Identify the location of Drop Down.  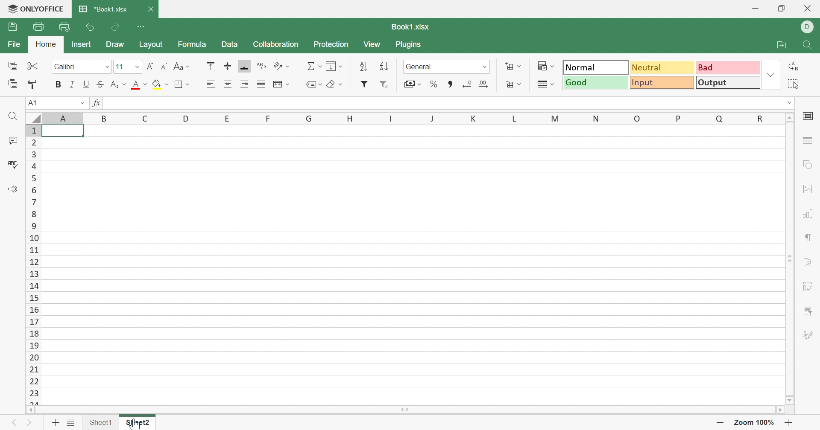
(771, 75).